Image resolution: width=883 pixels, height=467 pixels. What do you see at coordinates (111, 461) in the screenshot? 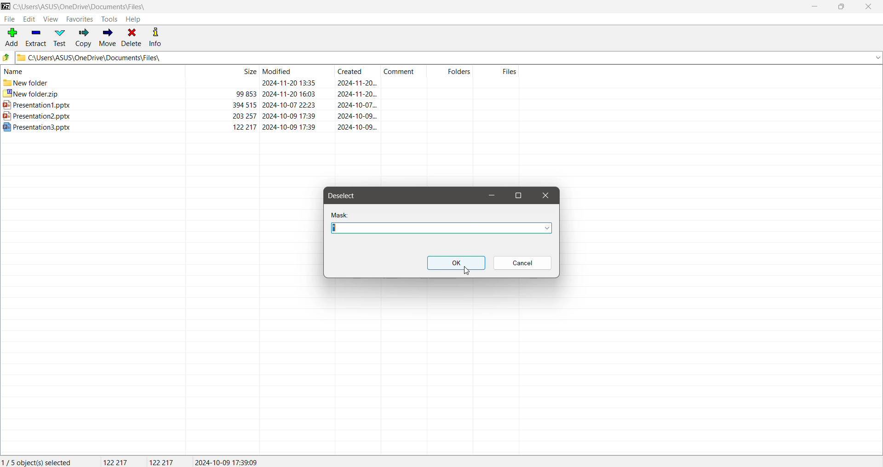
I see `Total Size of file selected` at bounding box center [111, 461].